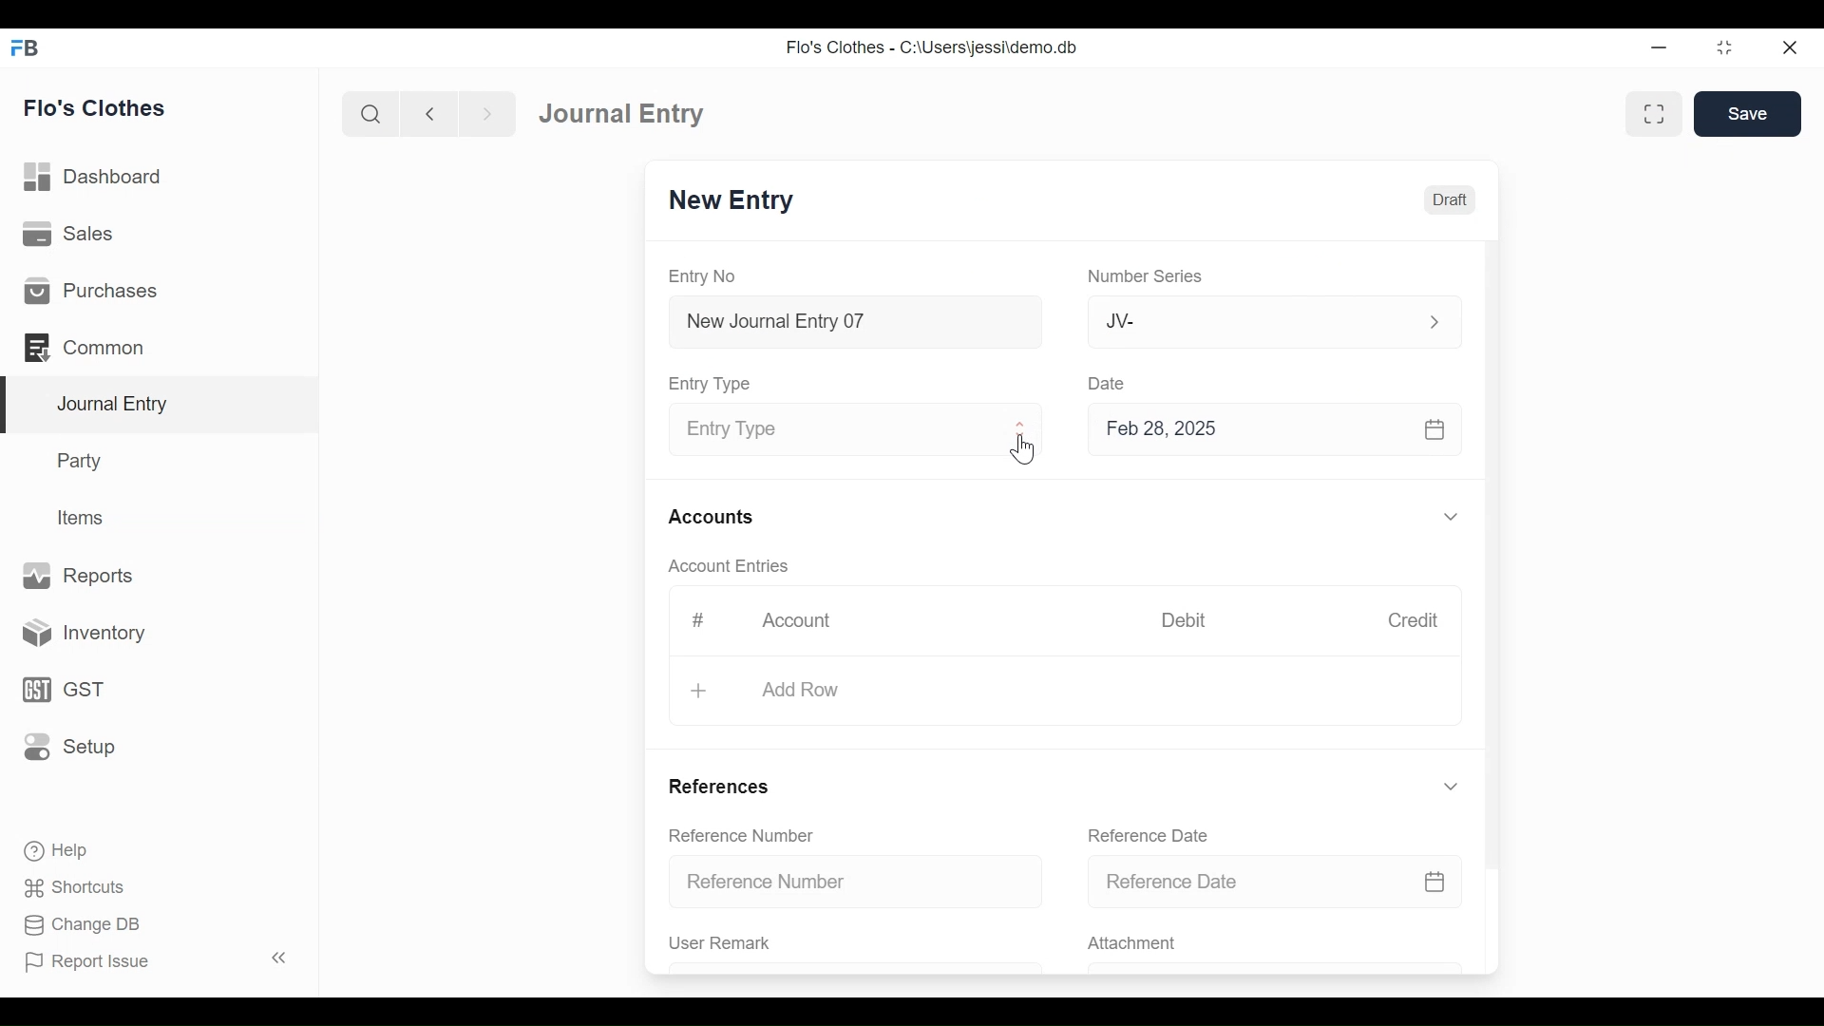  I want to click on GST, so click(61, 692).